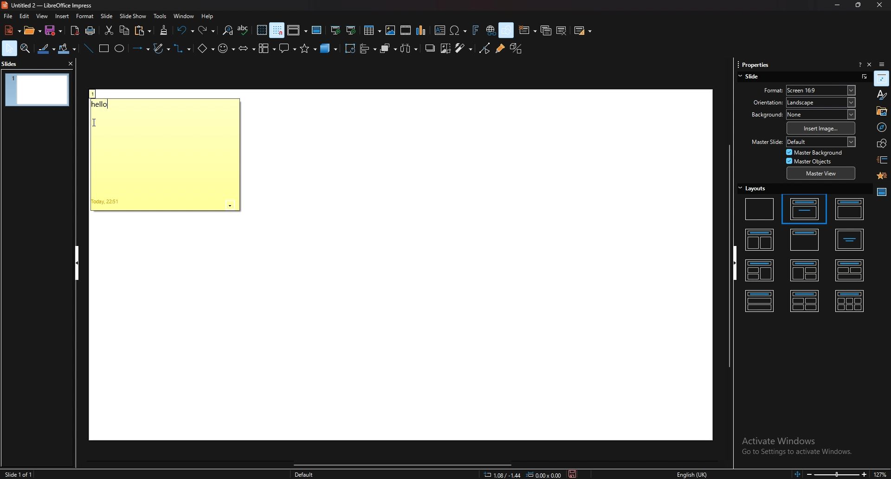  What do you see at coordinates (502, 474) in the screenshot?
I see `cursor location 1.08x-1.44` at bounding box center [502, 474].